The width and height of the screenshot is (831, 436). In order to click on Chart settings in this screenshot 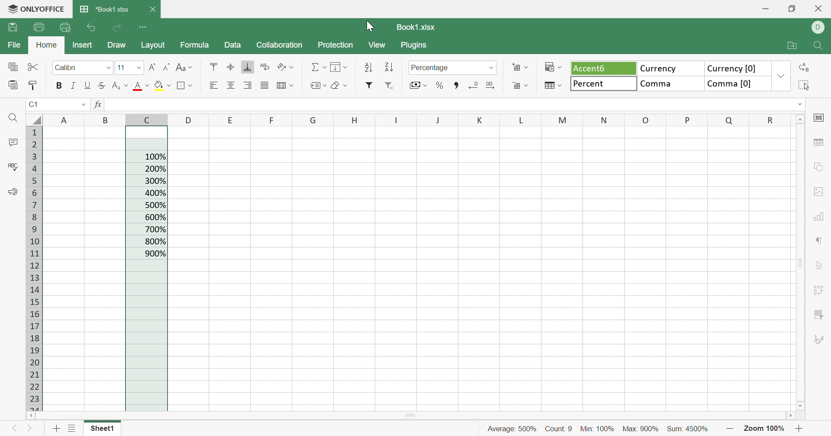, I will do `click(821, 218)`.